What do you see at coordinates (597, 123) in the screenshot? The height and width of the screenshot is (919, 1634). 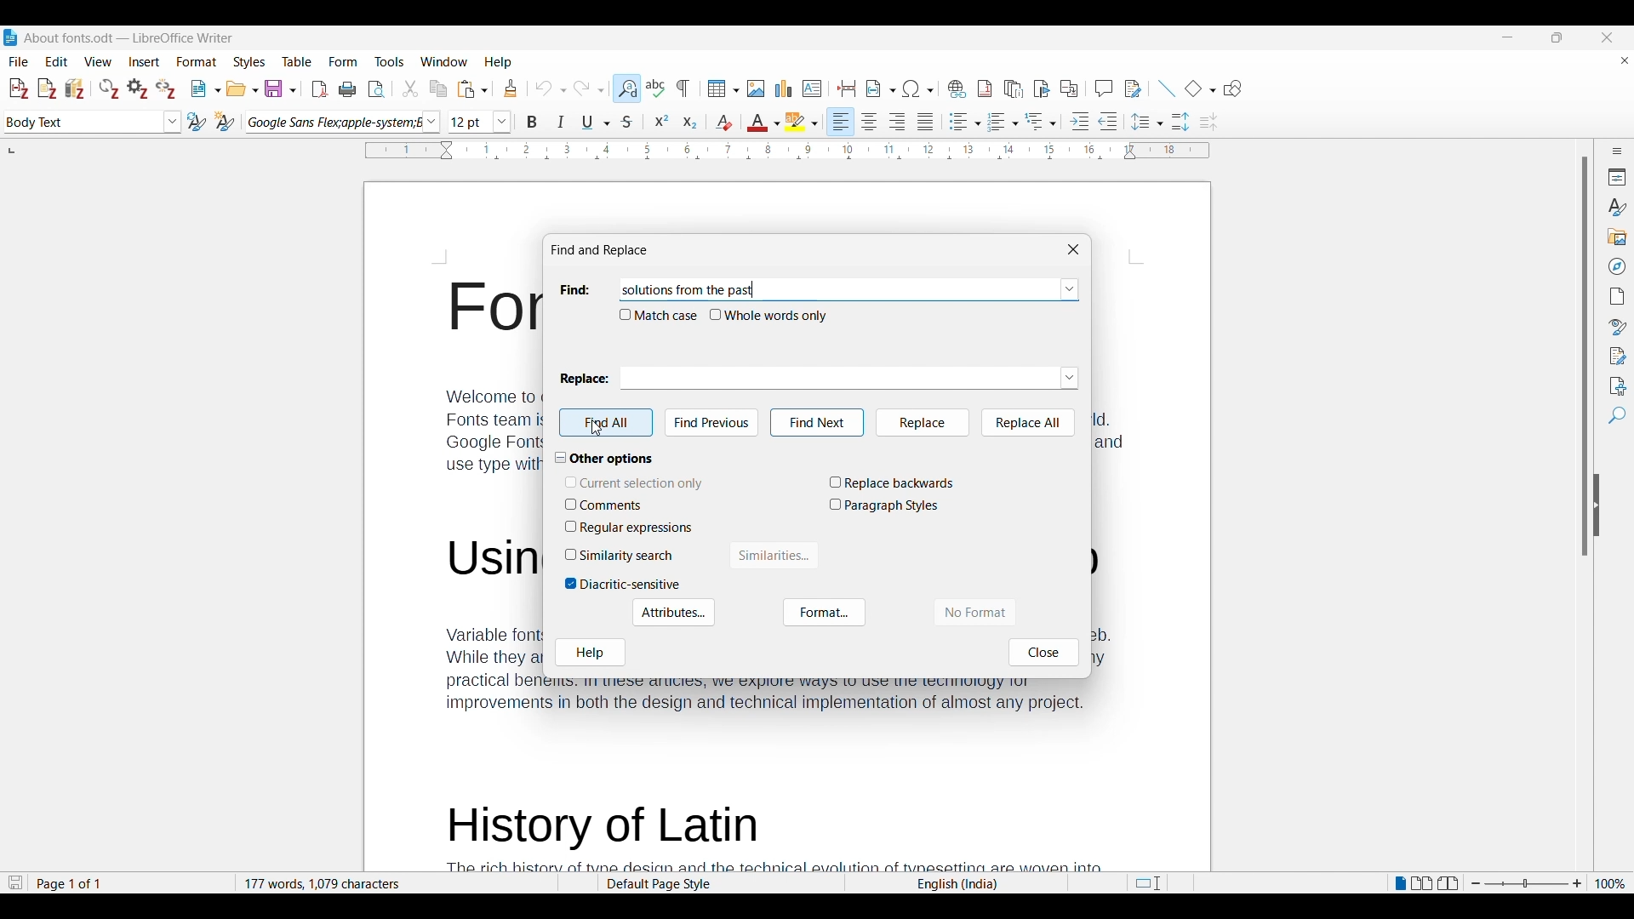 I see `Underline options` at bounding box center [597, 123].